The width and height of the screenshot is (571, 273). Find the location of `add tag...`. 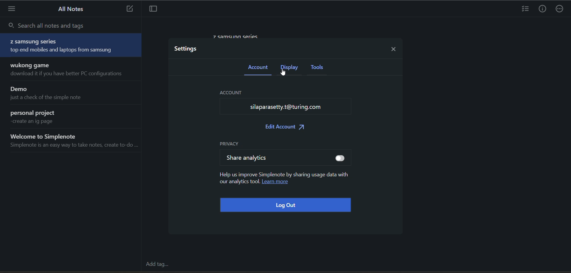

add tag... is located at coordinates (157, 264).